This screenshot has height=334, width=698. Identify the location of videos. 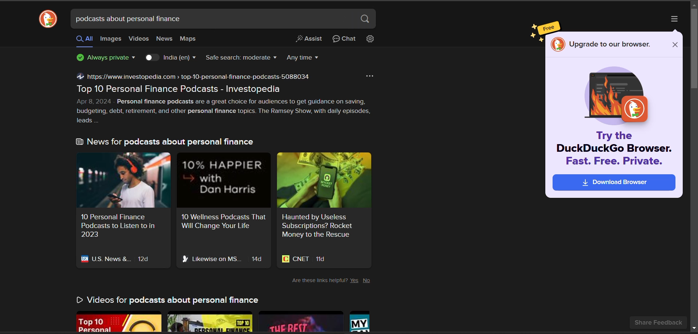
(139, 39).